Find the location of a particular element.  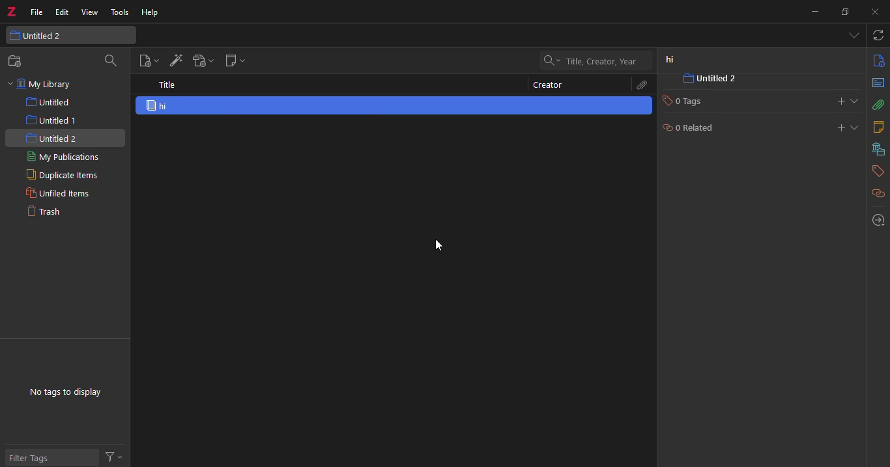

related is located at coordinates (877, 193).